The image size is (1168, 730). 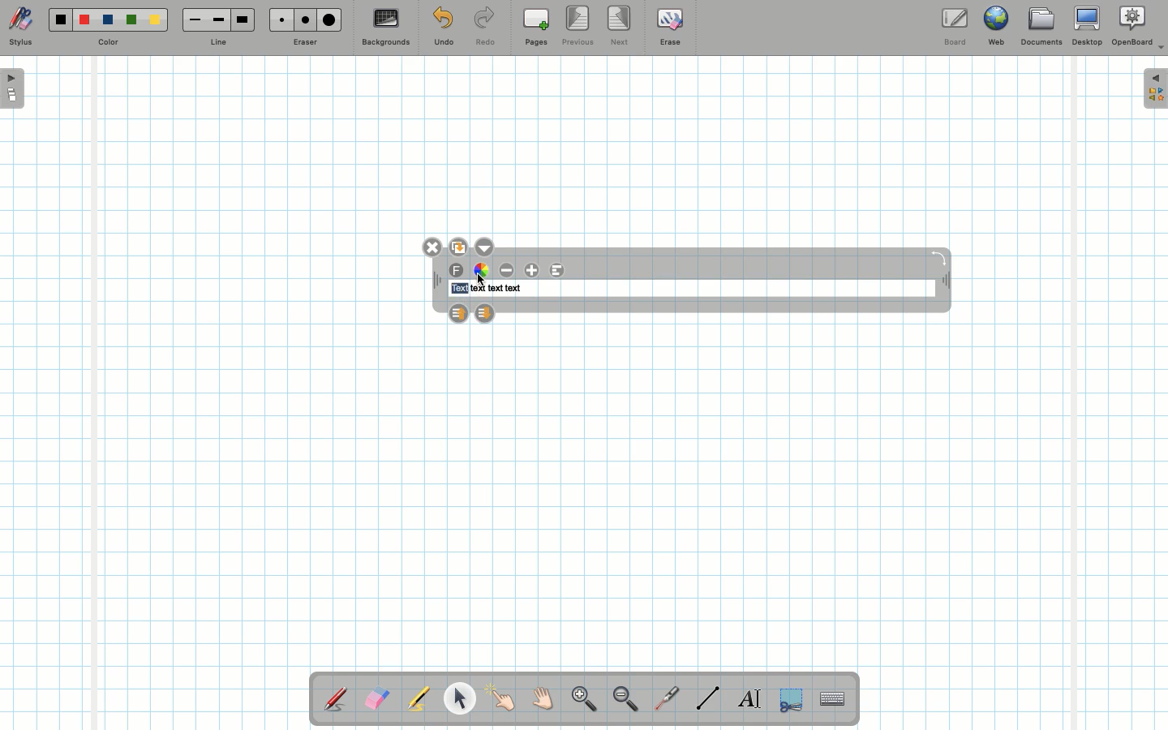 I want to click on Undo, so click(x=443, y=29).